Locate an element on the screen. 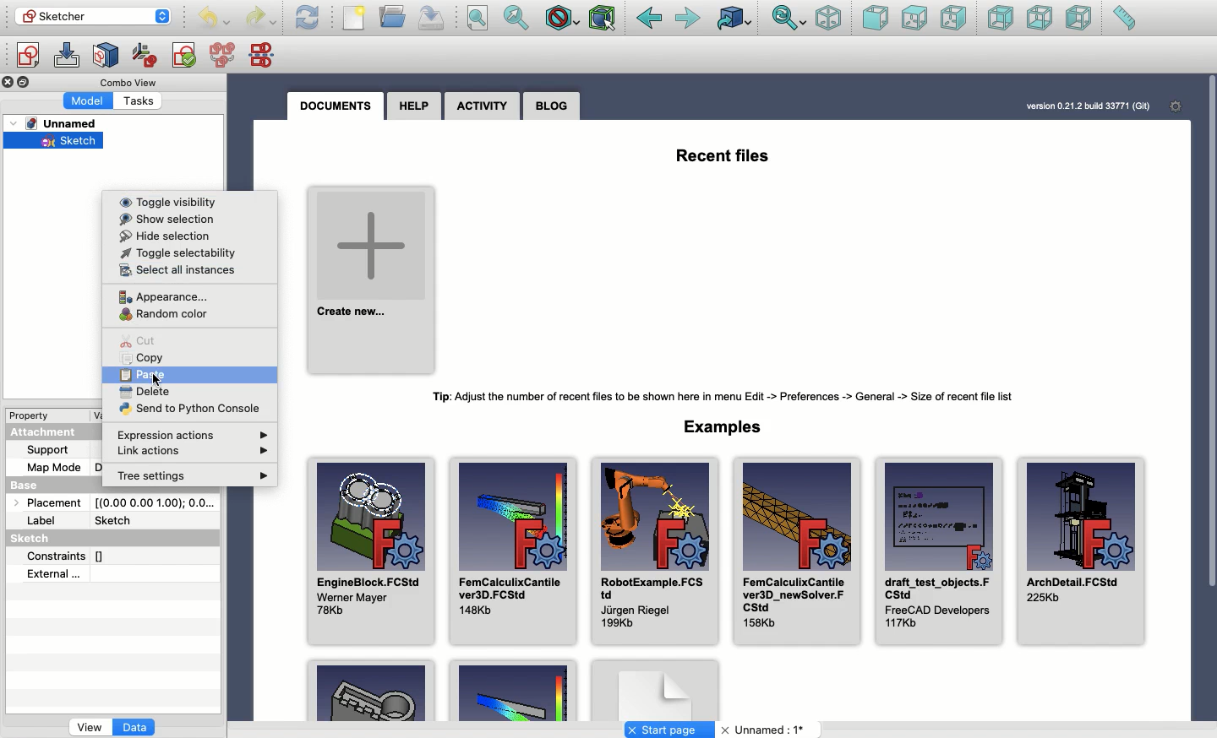 Image resolution: width=1217 pixels, height=738 pixels. Support is located at coordinates (56, 450).